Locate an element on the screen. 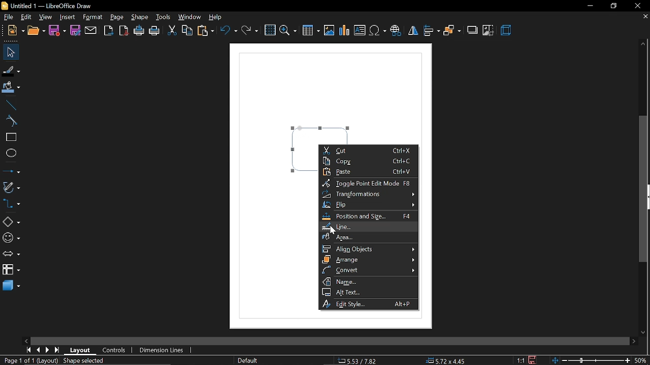 Image resolution: width=650 pixels, height=365 pixels. current zoom is located at coordinates (641, 361).